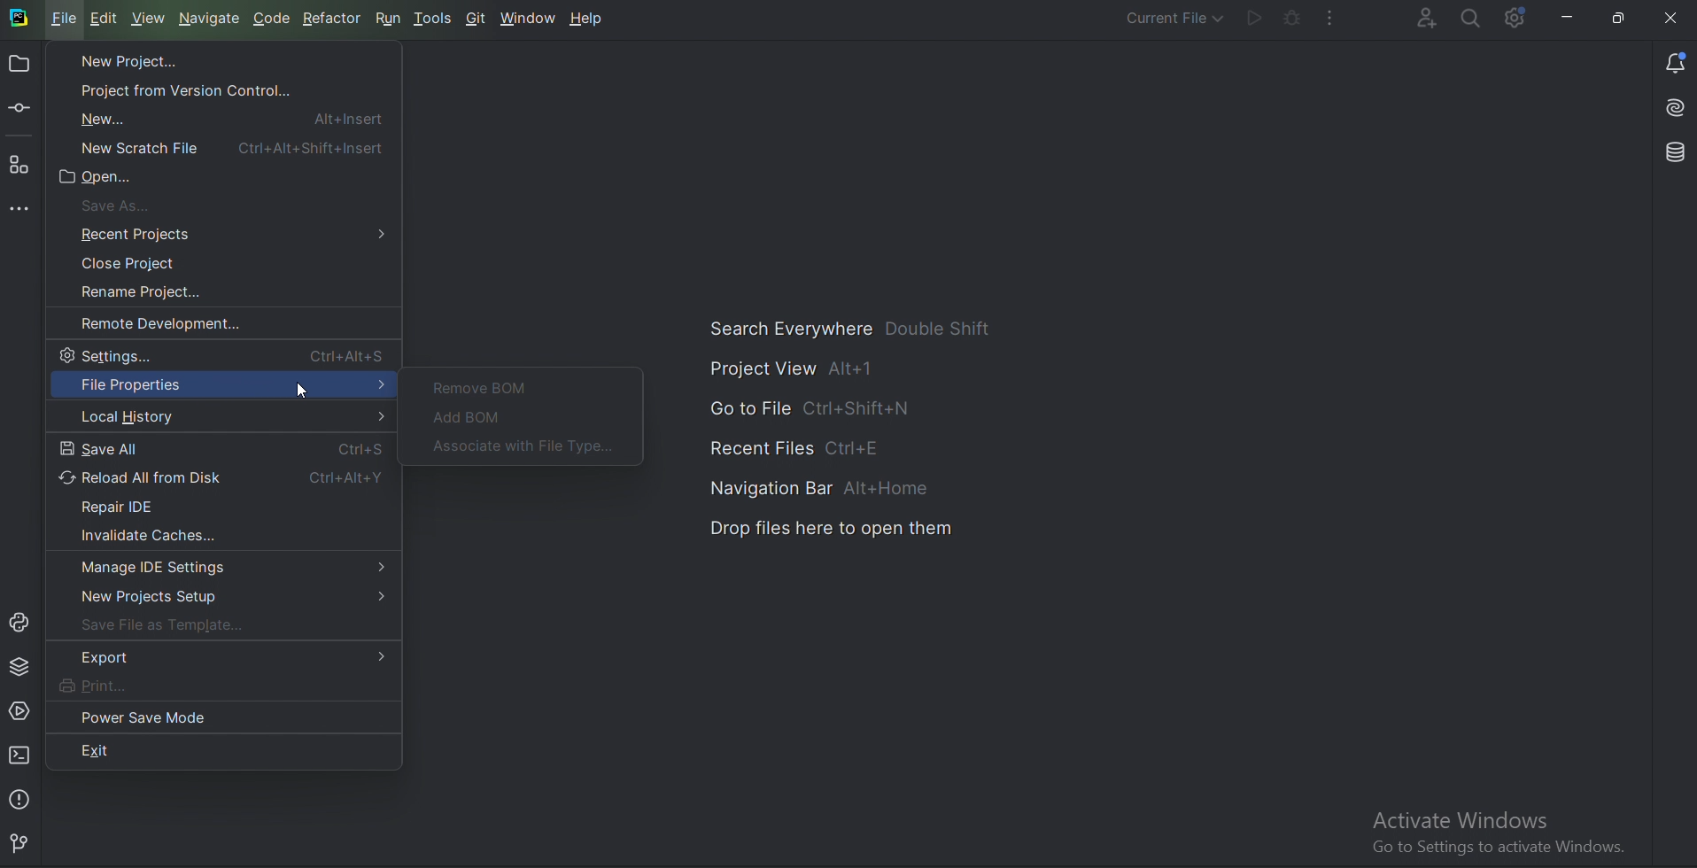 The width and height of the screenshot is (1697, 868). What do you see at coordinates (1335, 18) in the screenshot?
I see `More Actions` at bounding box center [1335, 18].